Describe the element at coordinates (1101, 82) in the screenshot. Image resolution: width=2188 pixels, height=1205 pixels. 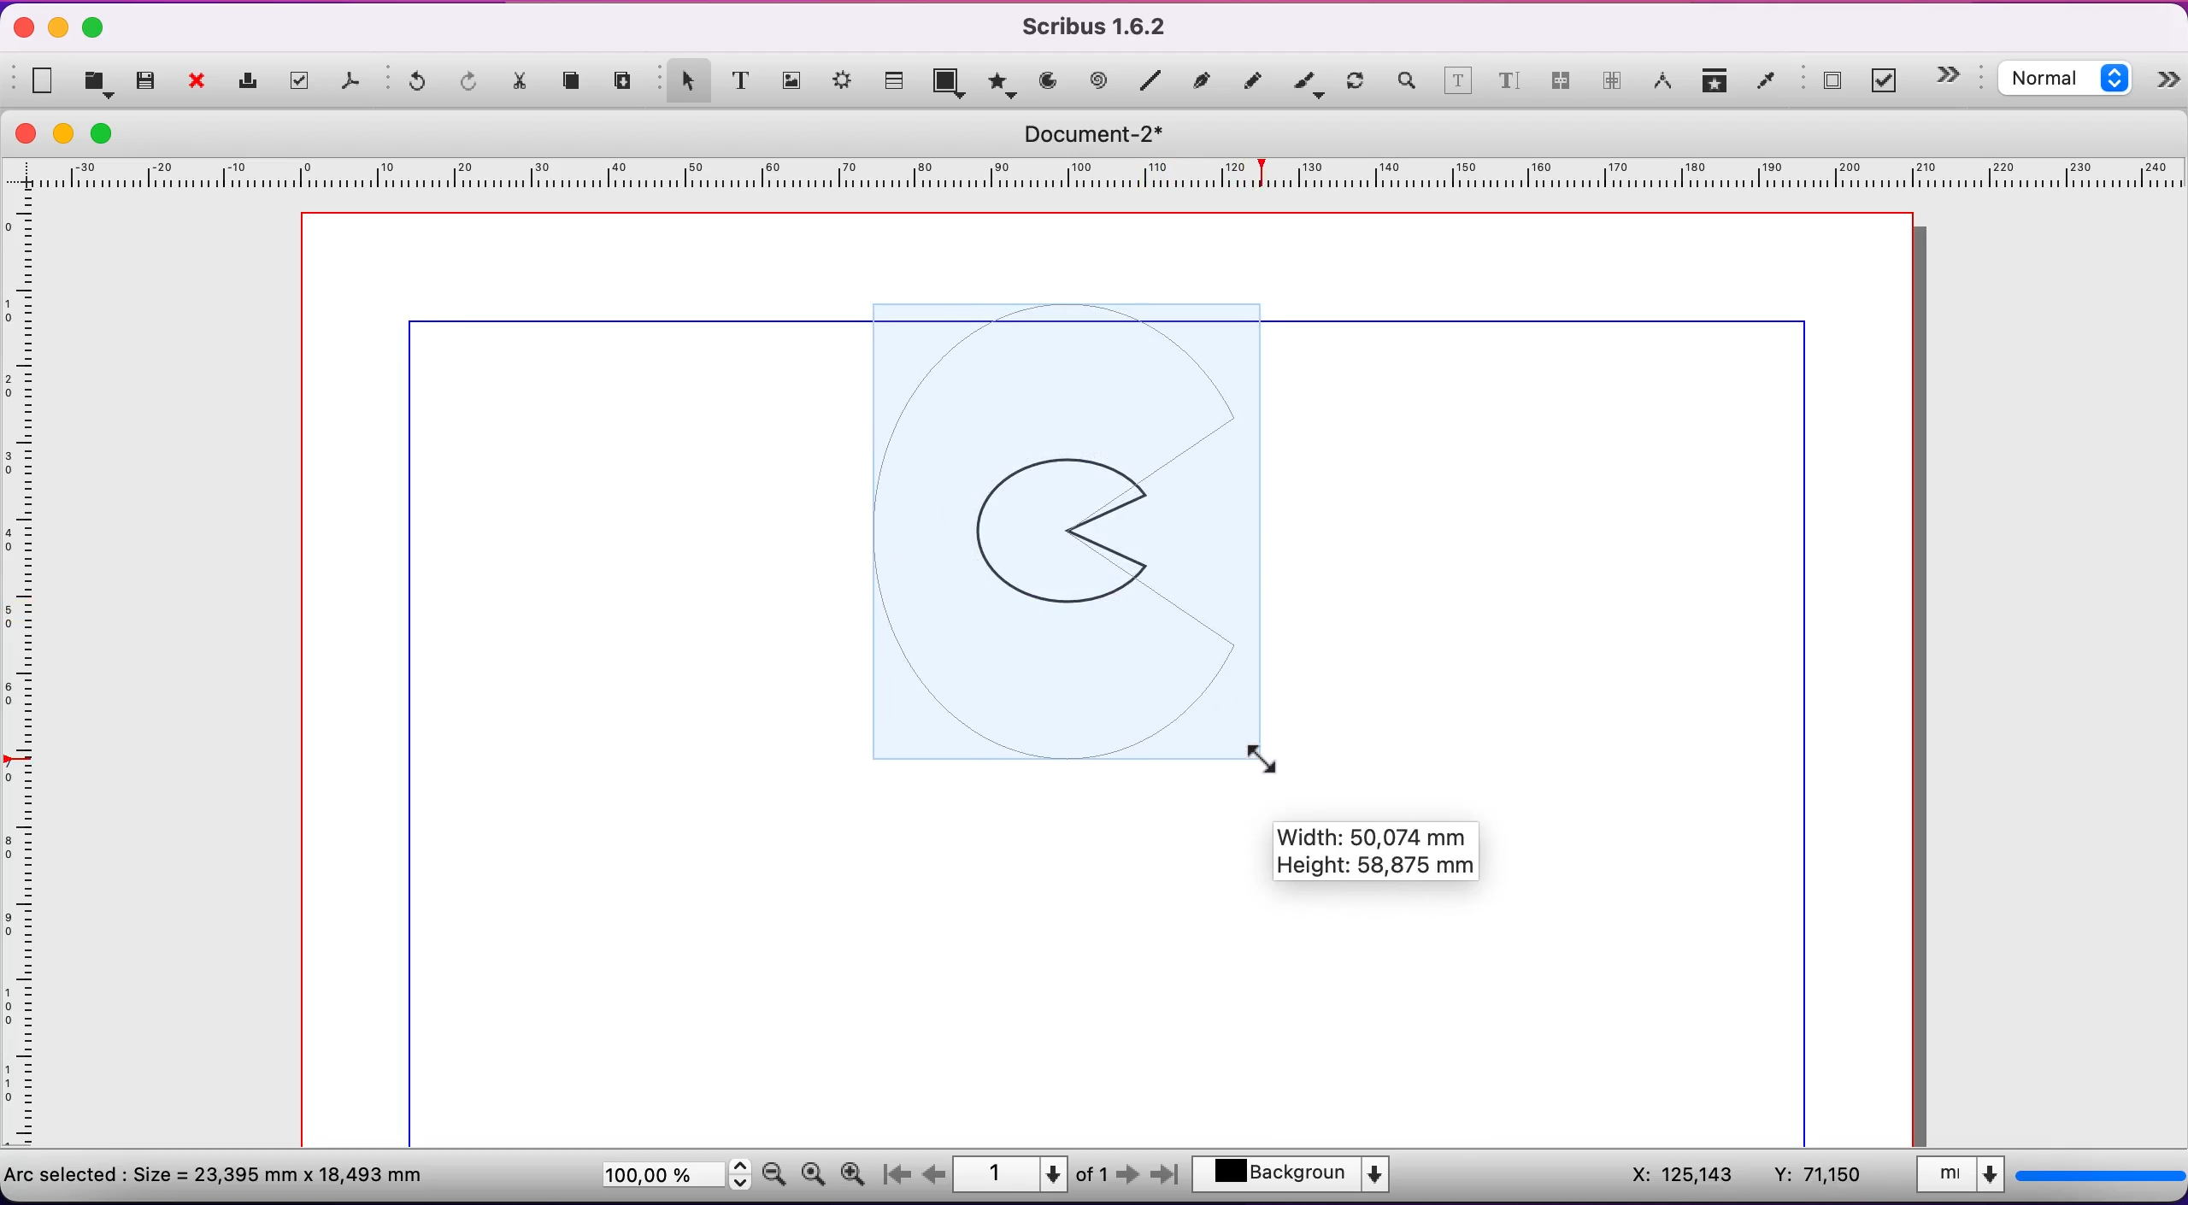
I see `spiral` at that location.